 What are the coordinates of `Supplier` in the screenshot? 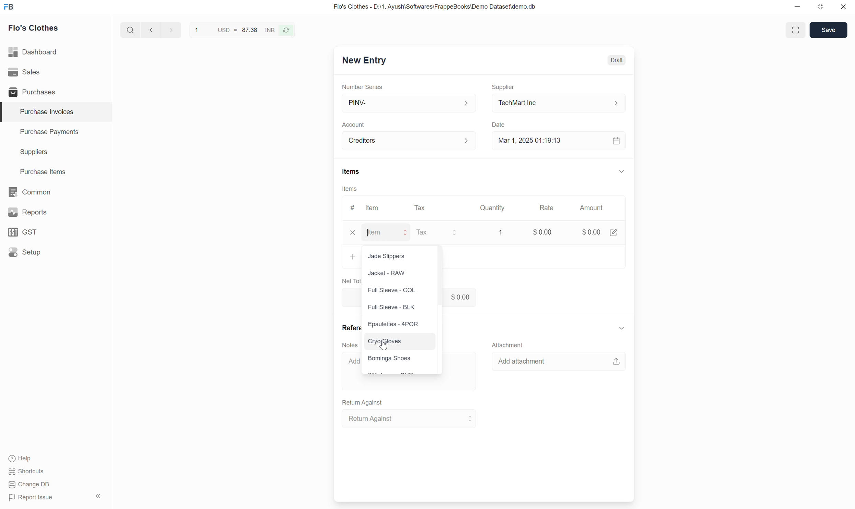 It's located at (504, 84).